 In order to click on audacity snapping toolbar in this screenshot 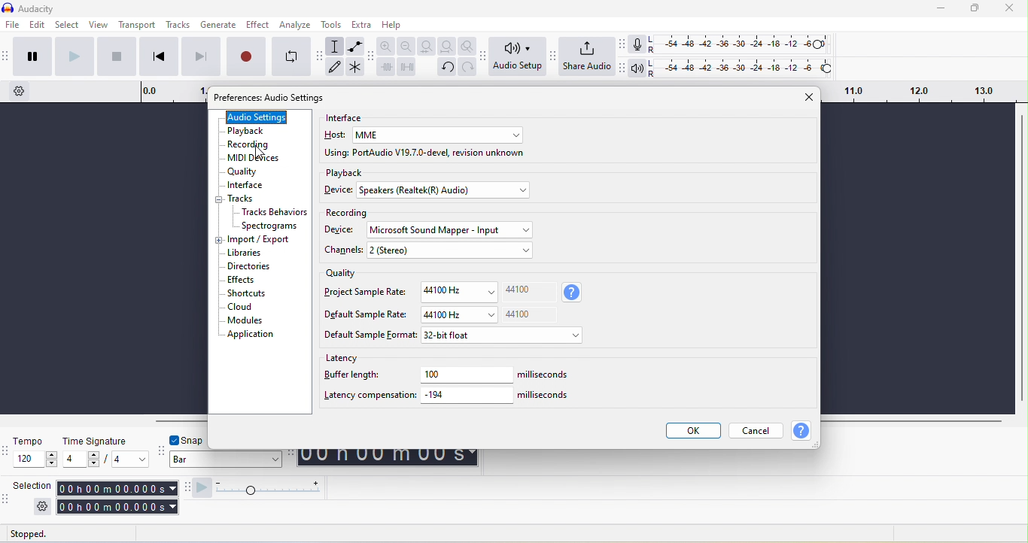, I will do `click(163, 450)`.